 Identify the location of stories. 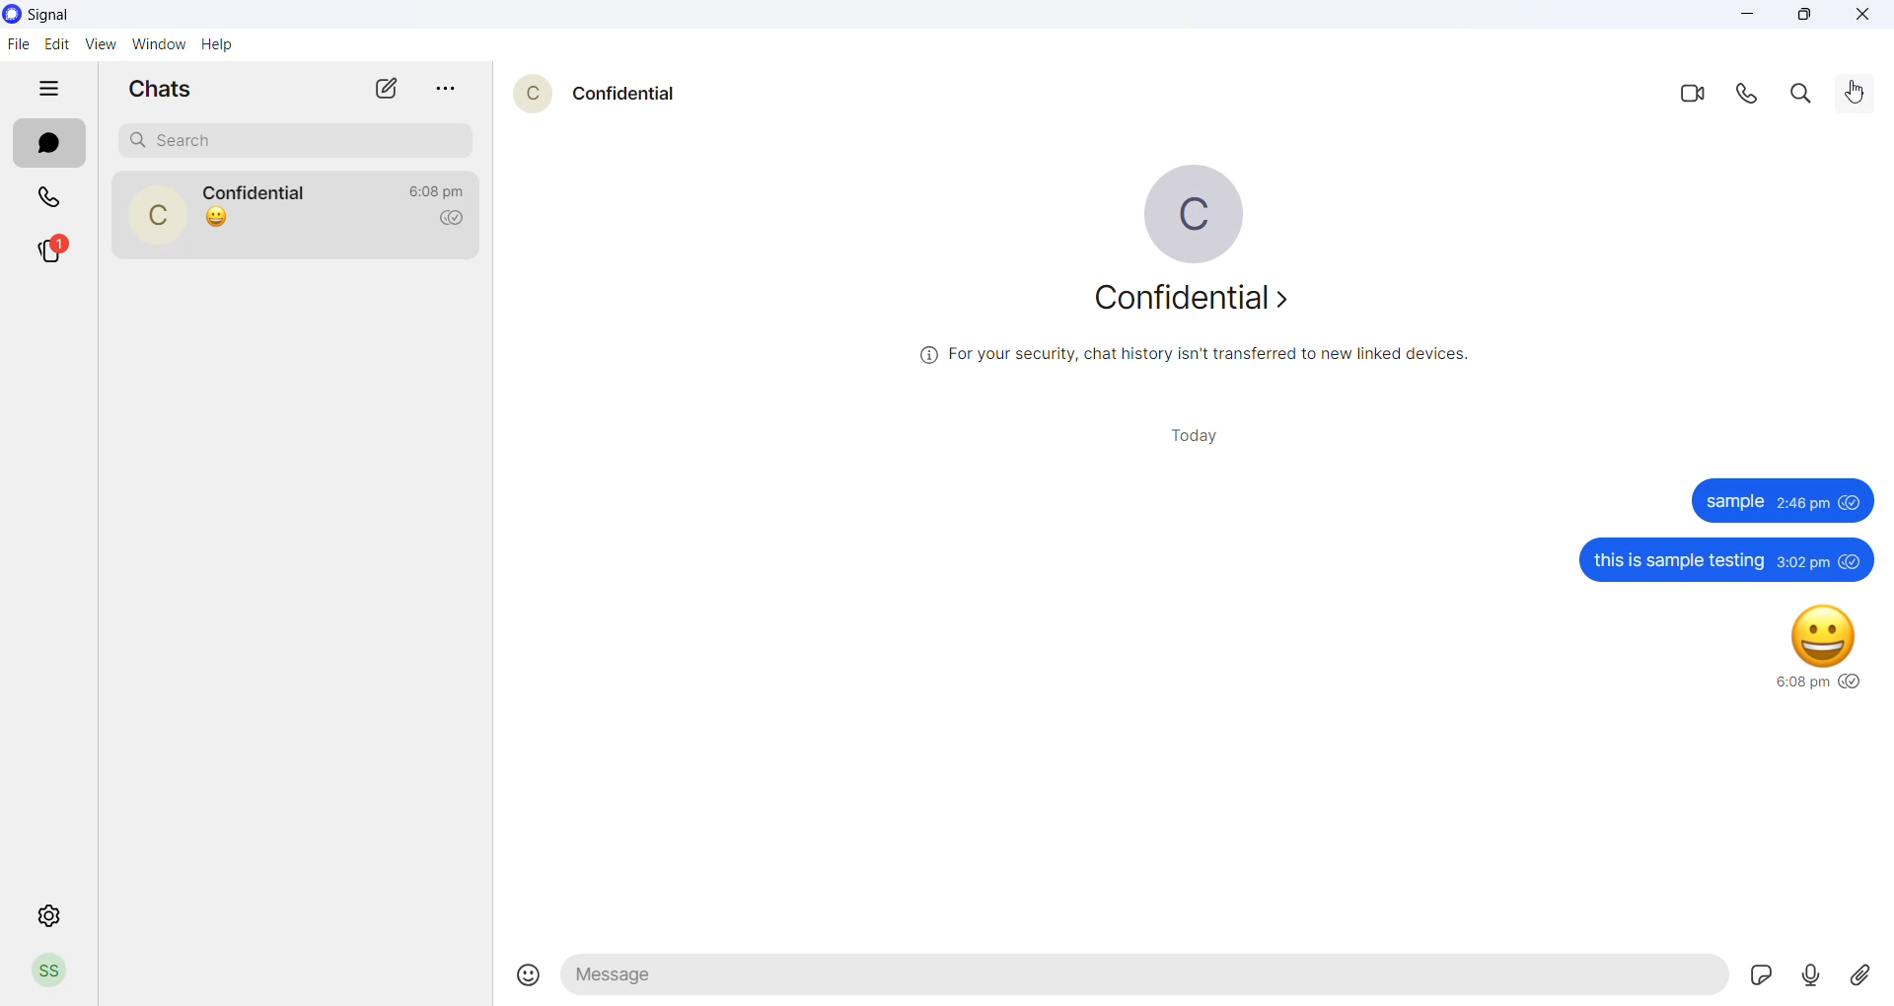
(55, 248).